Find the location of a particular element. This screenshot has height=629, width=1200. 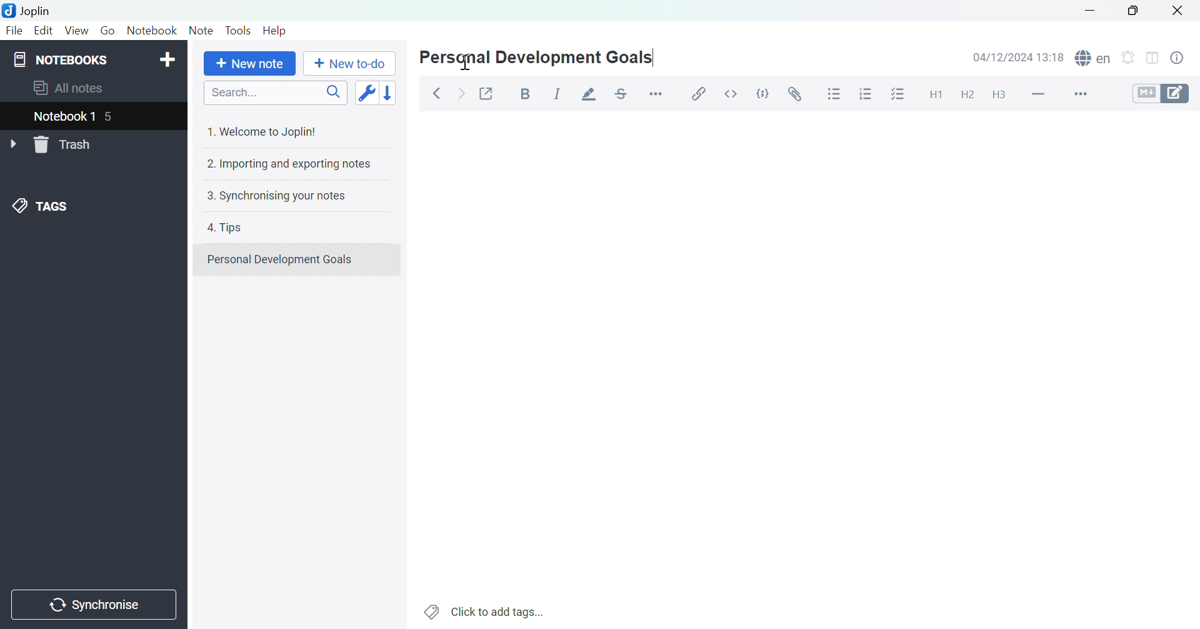

Numbered list is located at coordinates (864, 94).